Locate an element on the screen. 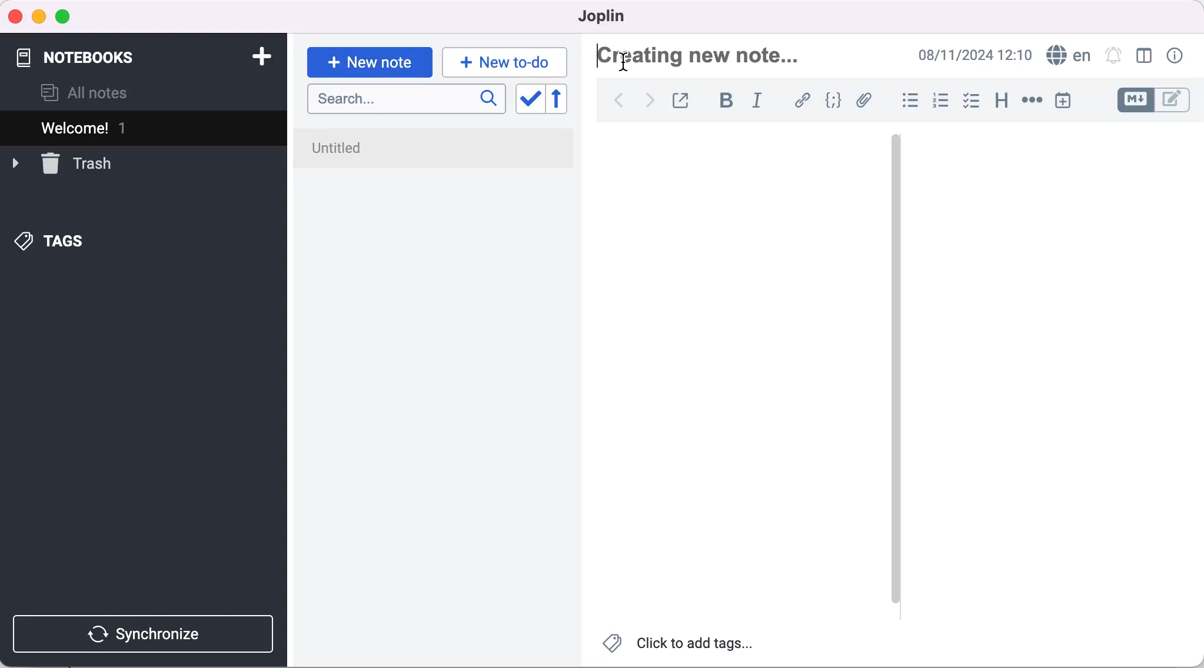 Image resolution: width=1204 pixels, height=668 pixels. toggle editors is located at coordinates (1158, 102).